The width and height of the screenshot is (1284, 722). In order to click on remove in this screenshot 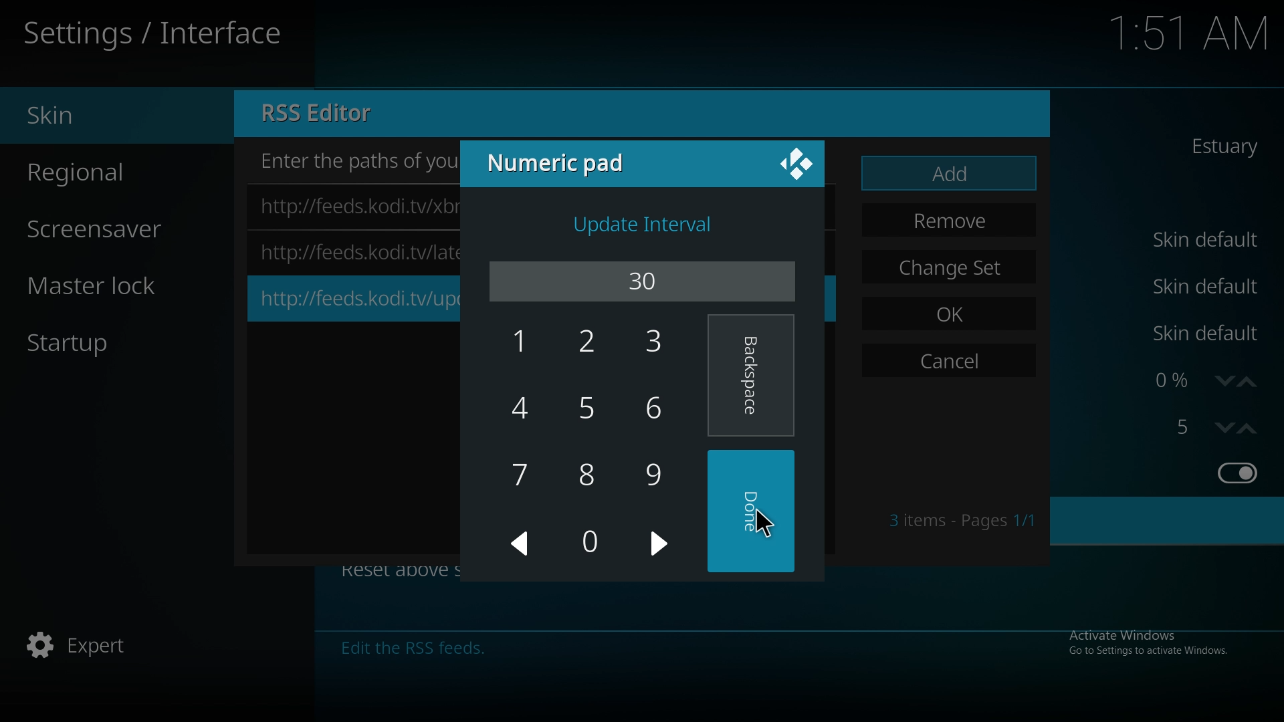, I will do `click(951, 221)`.